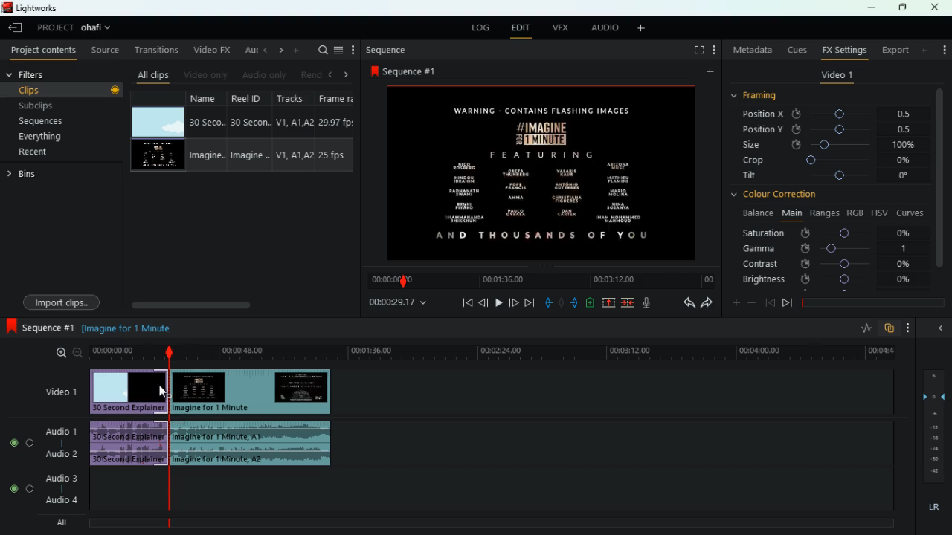 This screenshot has height=535, width=952. I want to click on video, so click(541, 172).